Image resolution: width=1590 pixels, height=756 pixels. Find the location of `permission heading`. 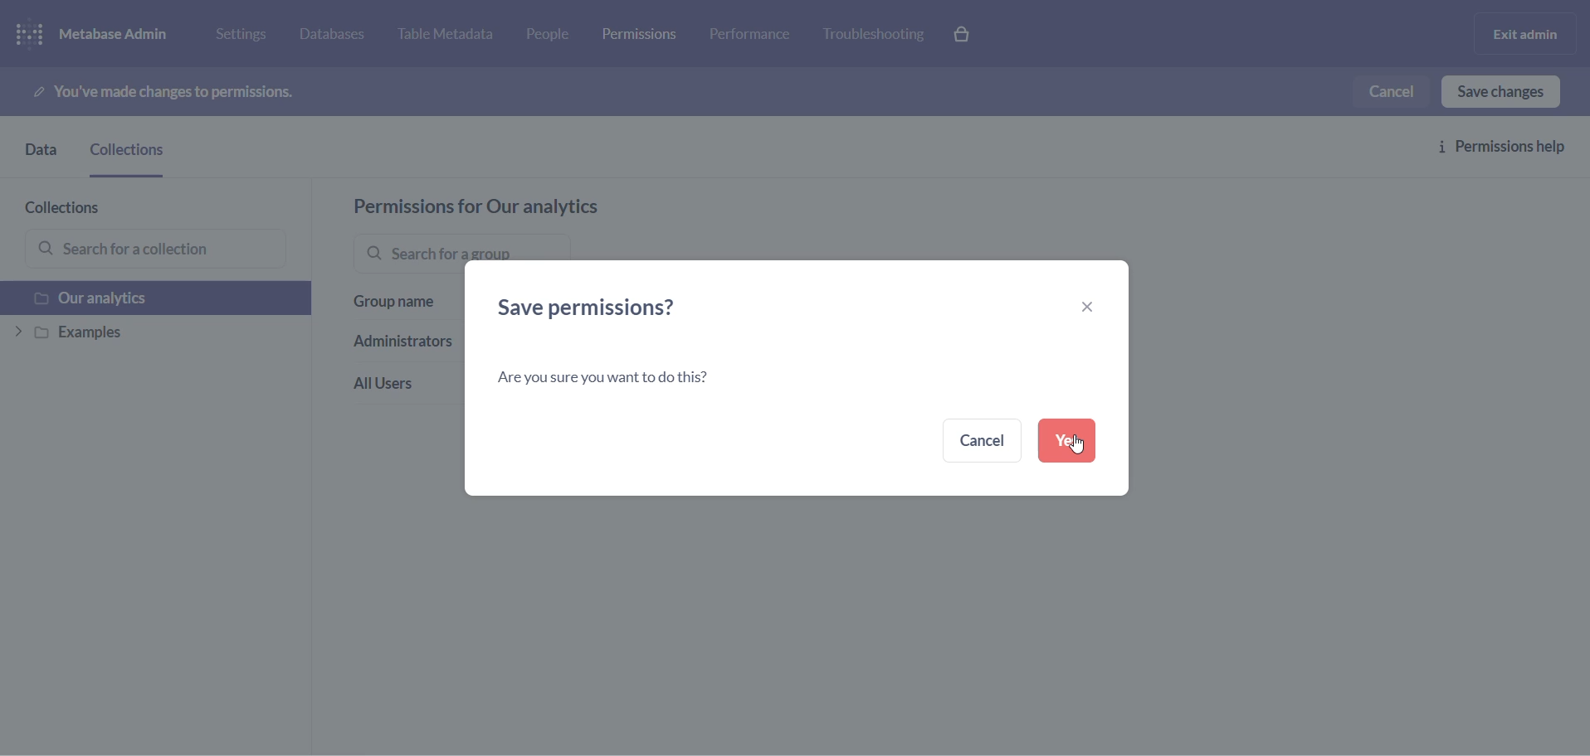

permission heading is located at coordinates (520, 206).